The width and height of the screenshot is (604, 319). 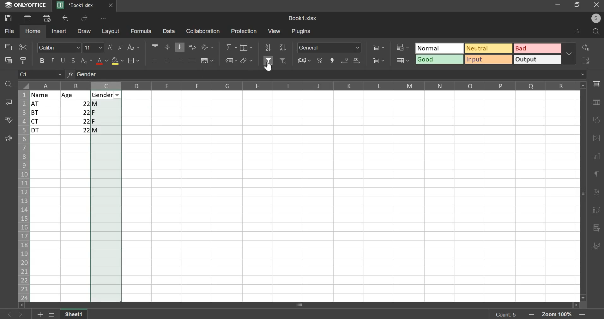 What do you see at coordinates (85, 31) in the screenshot?
I see `draw` at bounding box center [85, 31].